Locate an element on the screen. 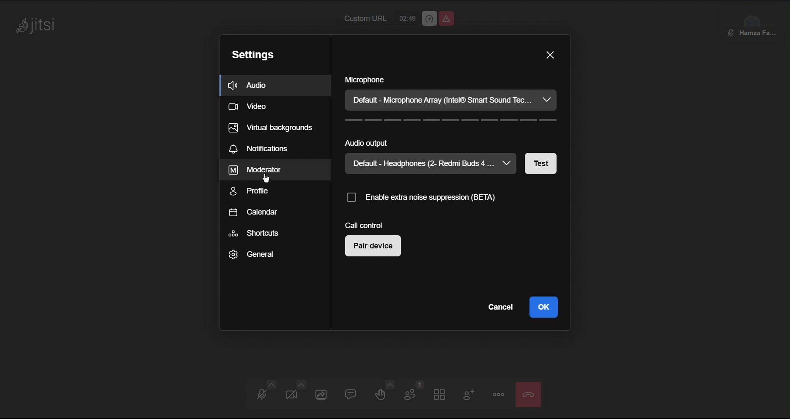  Chat is located at coordinates (351, 394).